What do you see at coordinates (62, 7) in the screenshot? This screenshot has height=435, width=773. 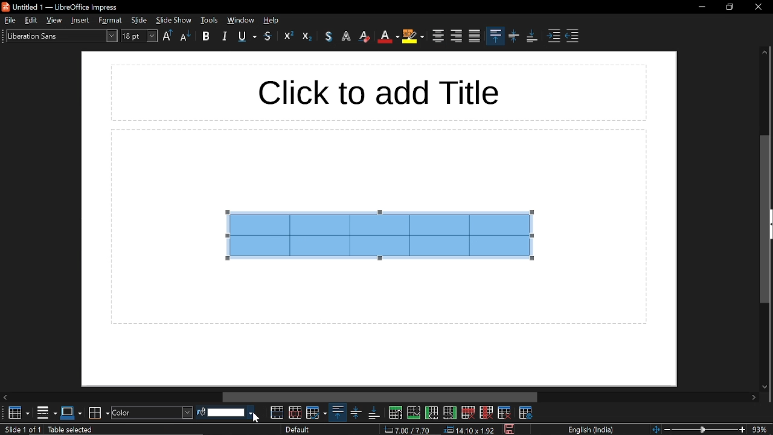 I see `untitled 1- libreoffice impress` at bounding box center [62, 7].